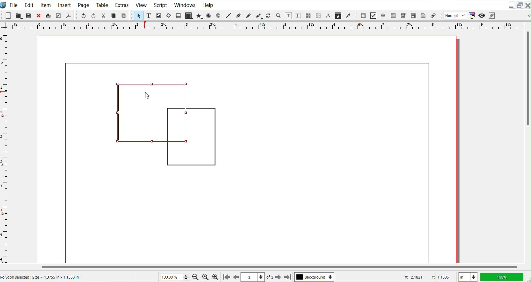 This screenshot has height=282, width=531. Describe the element at coordinates (93, 15) in the screenshot. I see `Redo` at that location.